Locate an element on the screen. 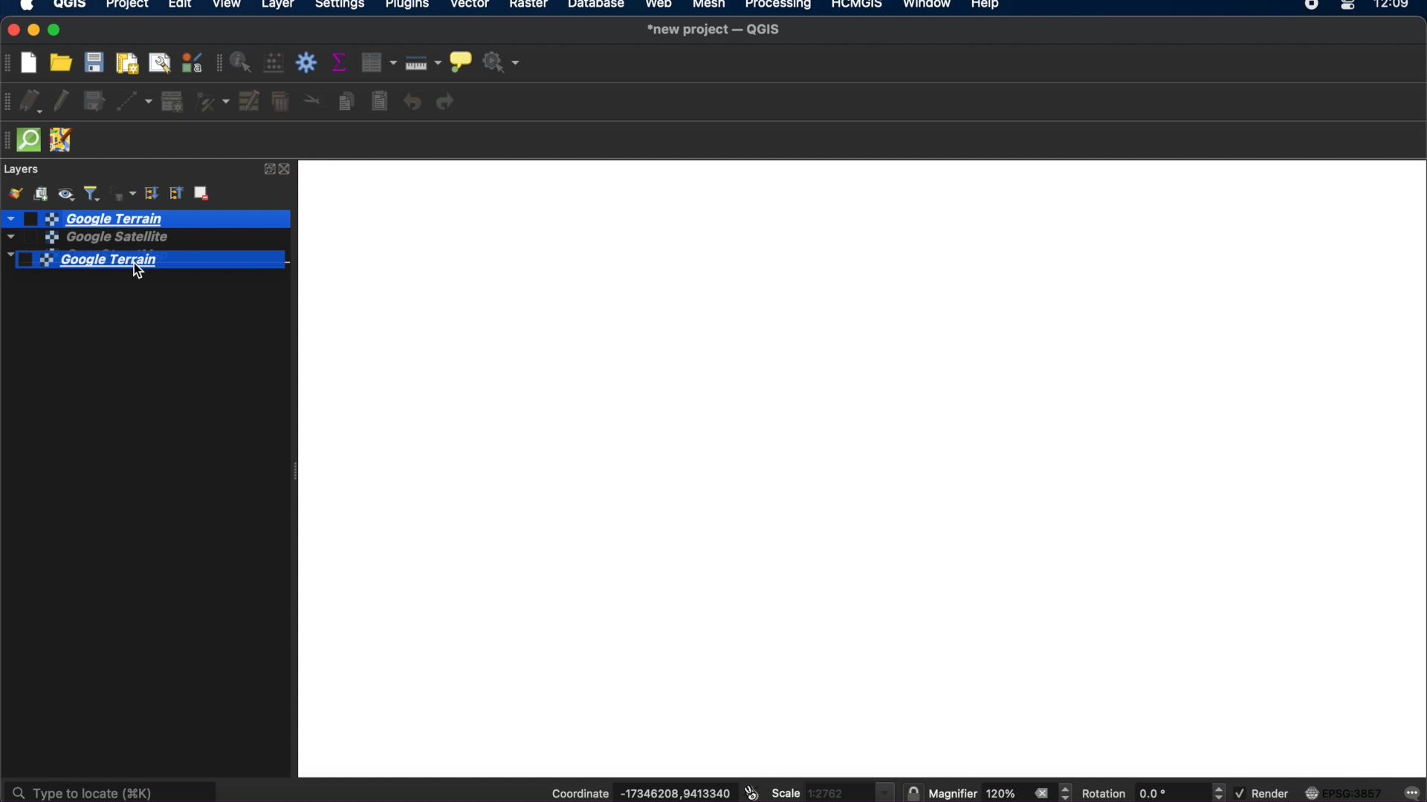  attributes toolbar is located at coordinates (216, 64).